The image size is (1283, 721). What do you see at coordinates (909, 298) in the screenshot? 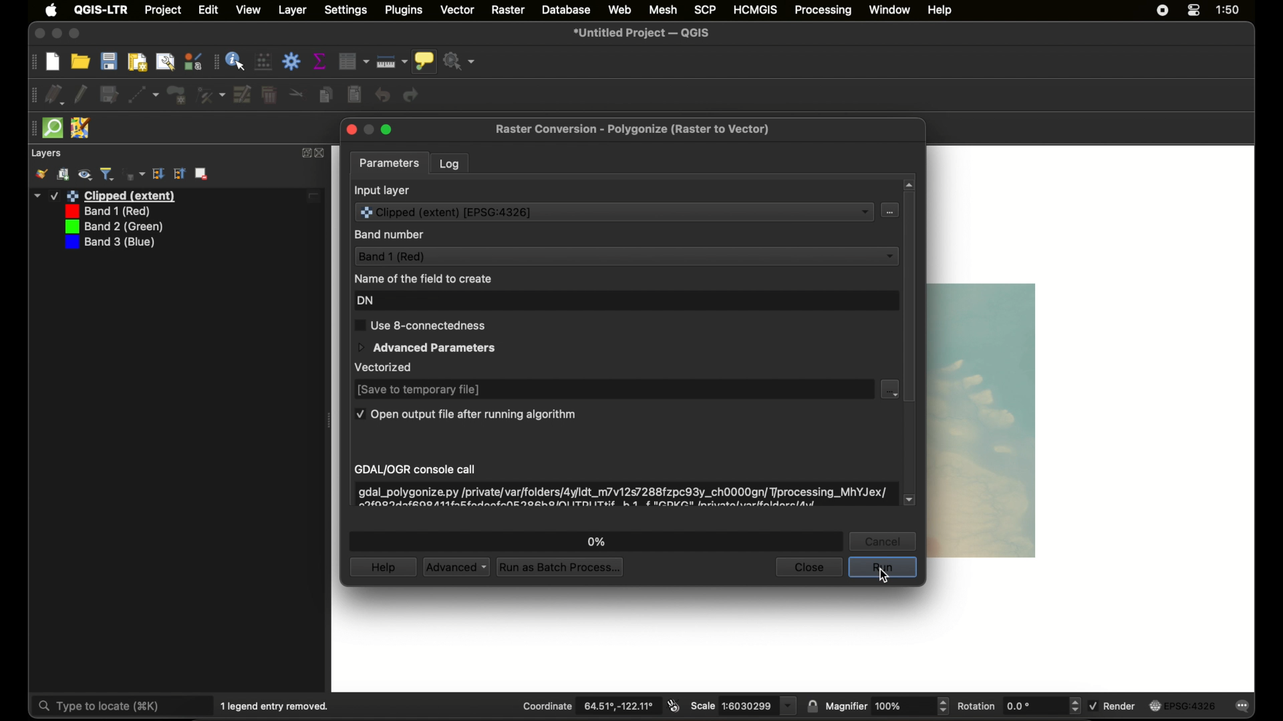
I see `scroll box` at bounding box center [909, 298].